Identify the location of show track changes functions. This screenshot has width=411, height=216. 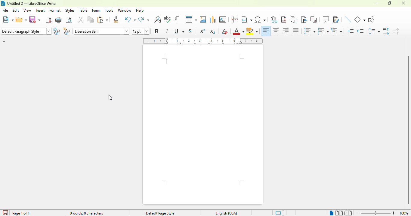
(336, 19).